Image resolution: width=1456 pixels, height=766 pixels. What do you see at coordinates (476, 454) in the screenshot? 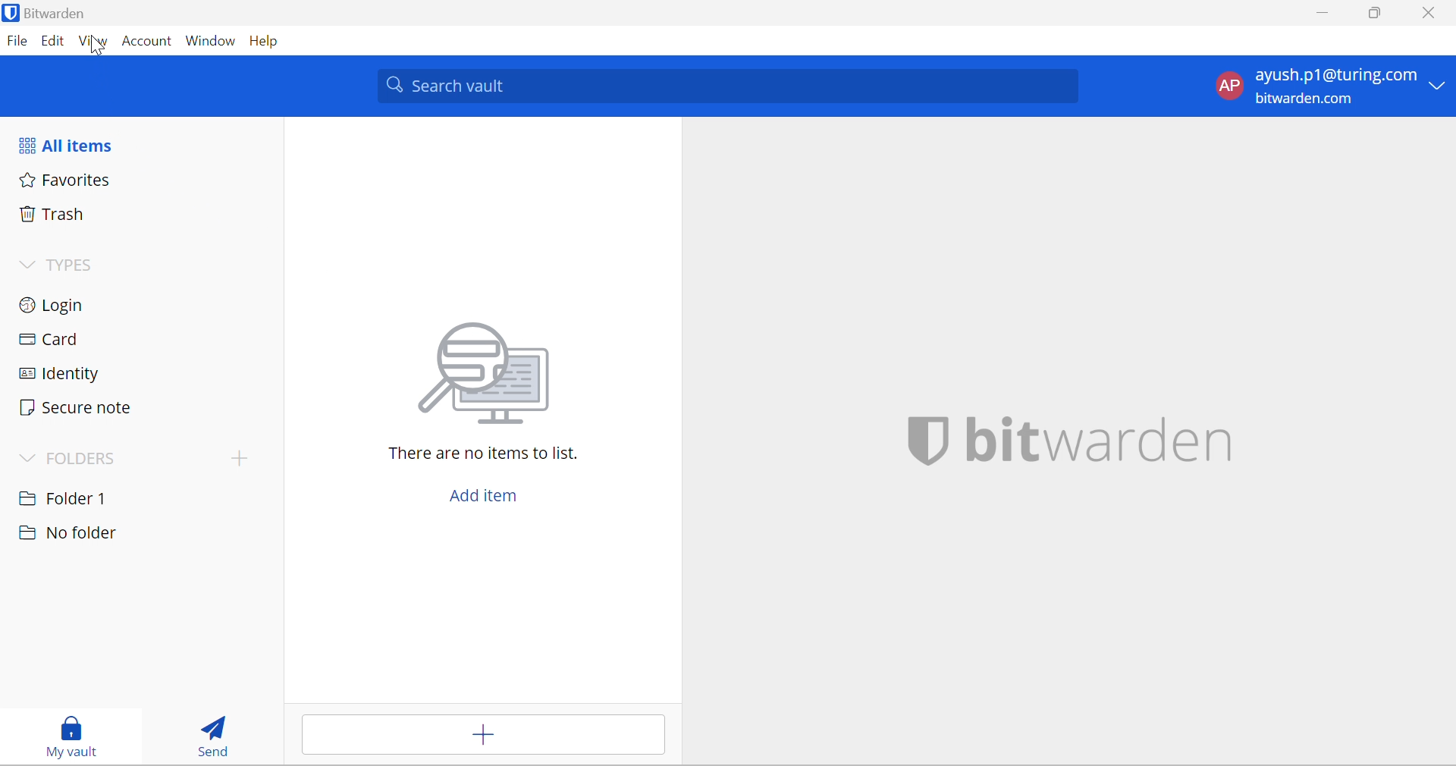
I see `There are no items to list.` at bounding box center [476, 454].